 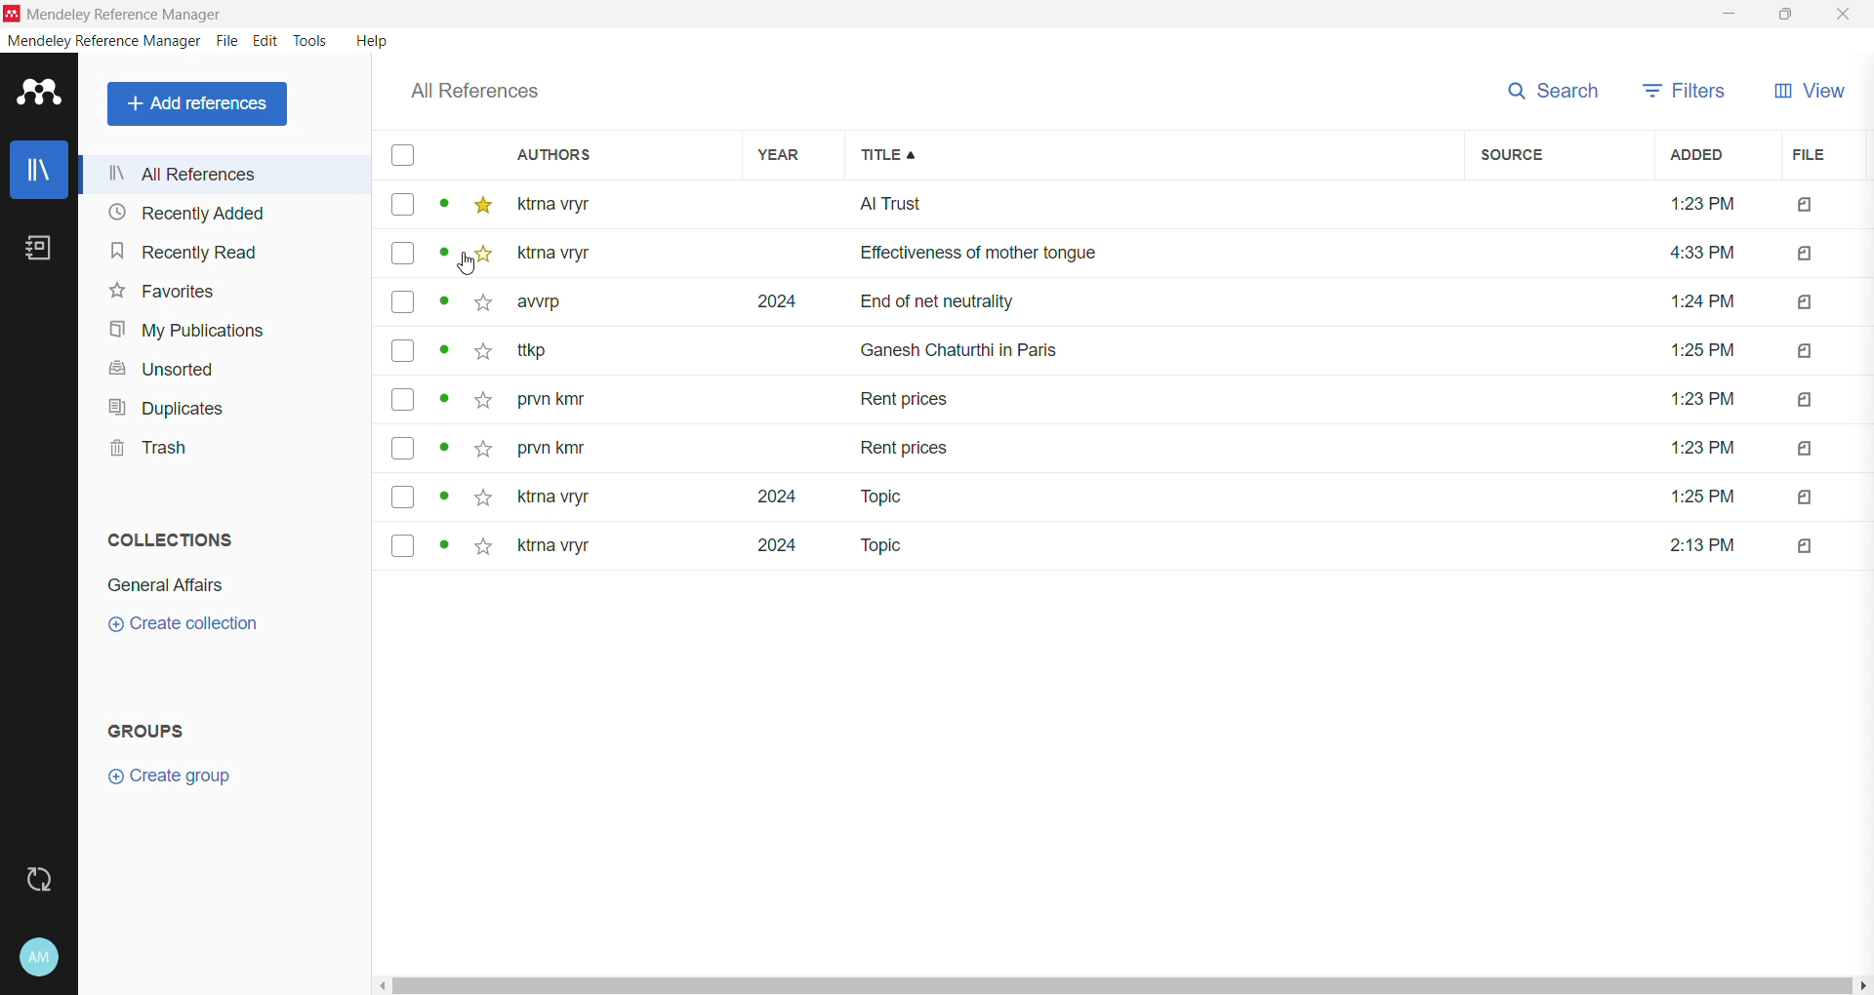 What do you see at coordinates (1100, 204) in the screenshot?
I see `all trust` at bounding box center [1100, 204].